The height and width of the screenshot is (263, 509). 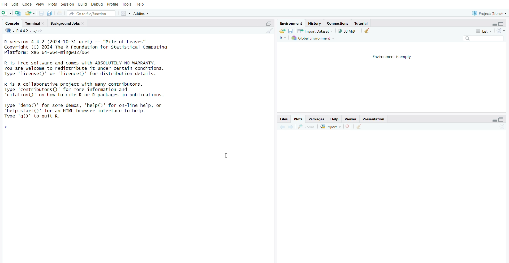 What do you see at coordinates (112, 3) in the screenshot?
I see `profile` at bounding box center [112, 3].